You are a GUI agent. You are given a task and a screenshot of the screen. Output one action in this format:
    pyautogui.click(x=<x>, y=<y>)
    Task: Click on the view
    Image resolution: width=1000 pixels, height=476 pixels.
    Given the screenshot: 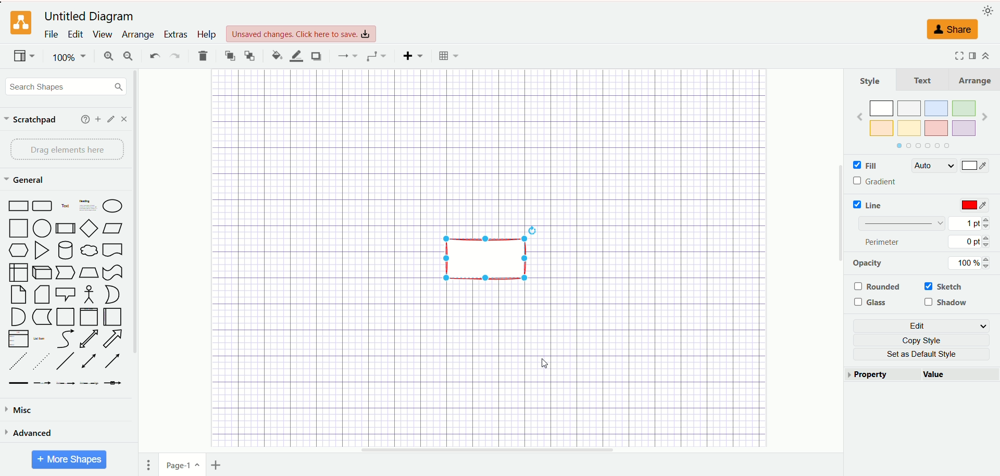 What is the action you would take?
    pyautogui.click(x=22, y=55)
    